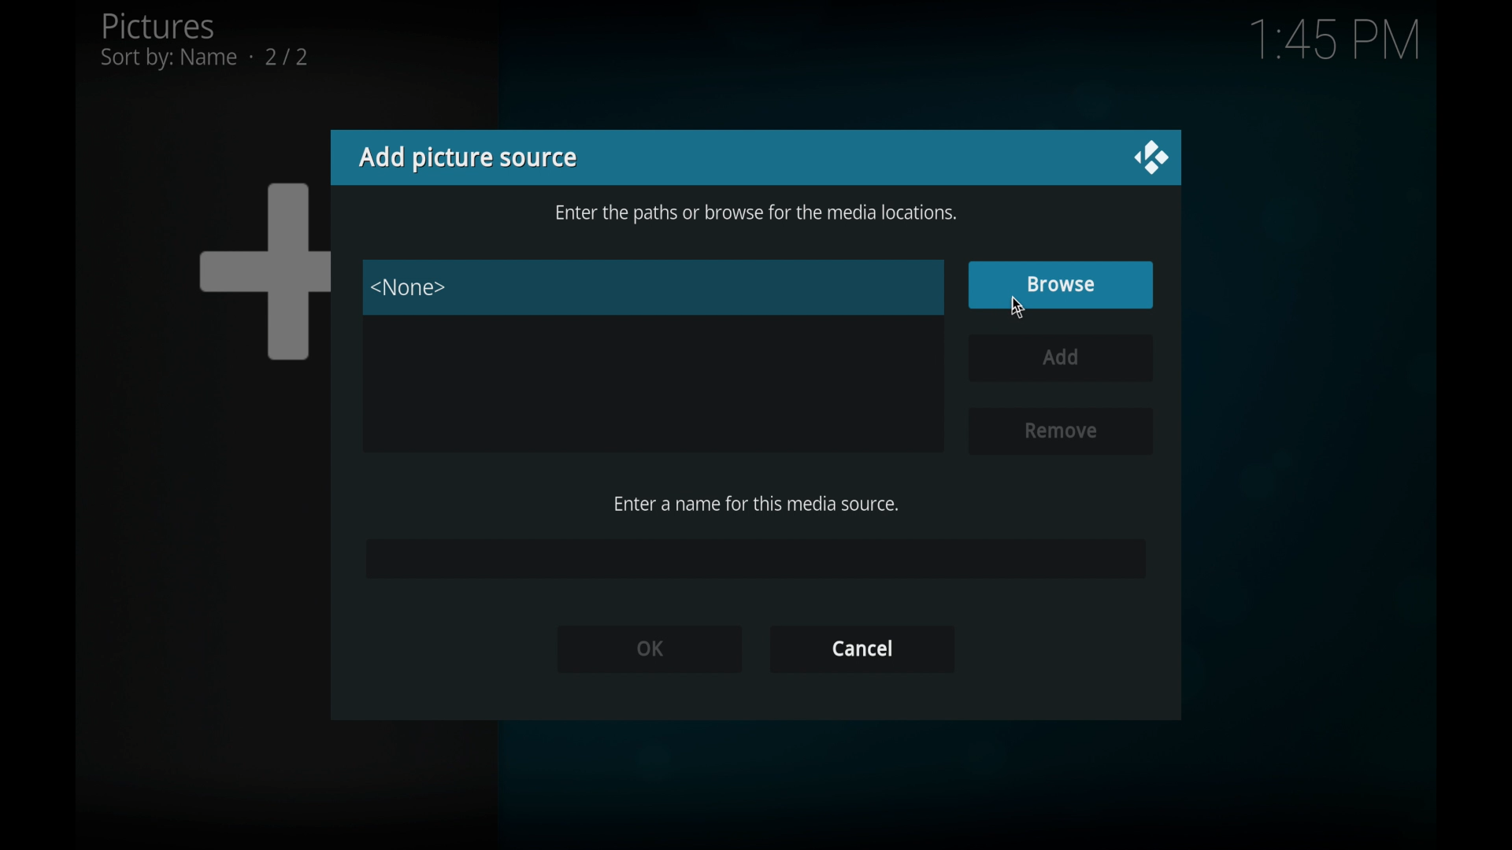  What do you see at coordinates (1058, 432) in the screenshot?
I see `remove` at bounding box center [1058, 432].